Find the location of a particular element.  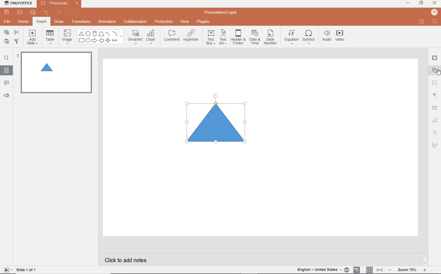

start slideshow is located at coordinates (6, 271).